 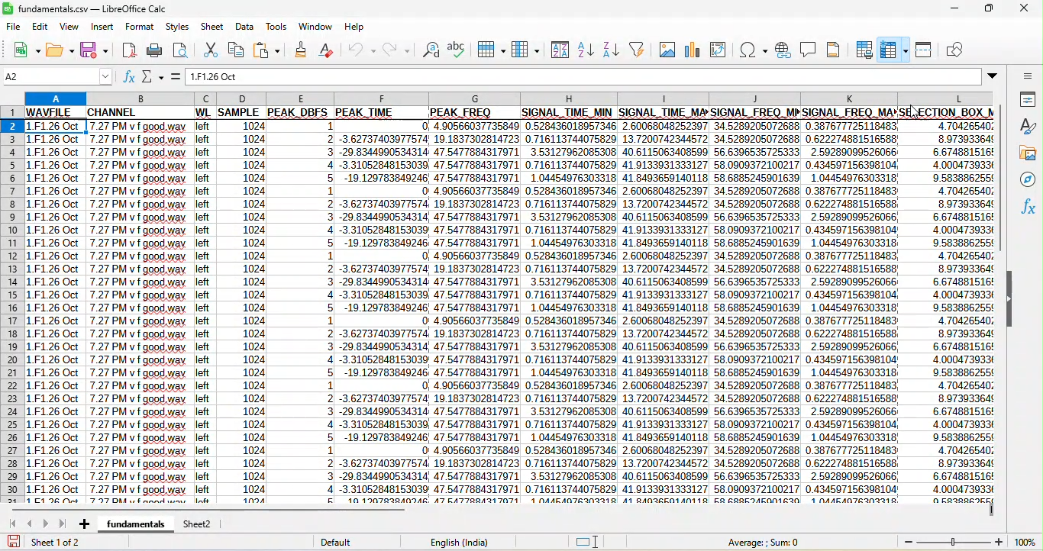 What do you see at coordinates (864, 50) in the screenshot?
I see `print area` at bounding box center [864, 50].